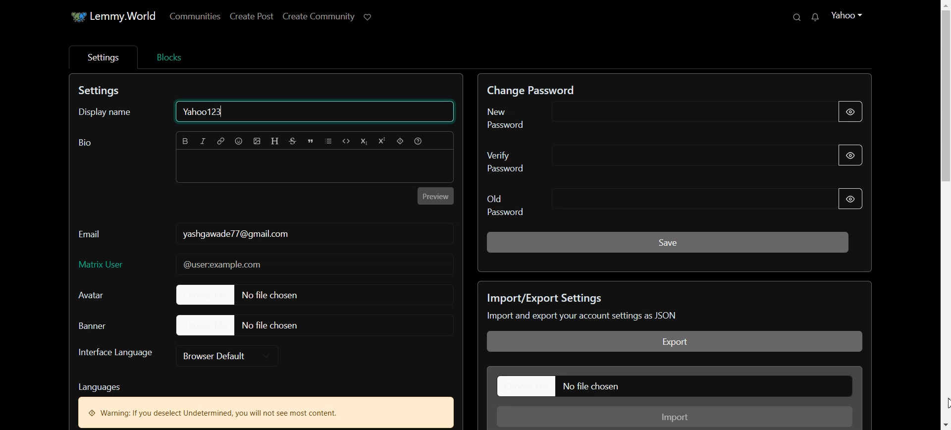 The width and height of the screenshot is (951, 430). What do you see at coordinates (381, 142) in the screenshot?
I see `Superscript` at bounding box center [381, 142].